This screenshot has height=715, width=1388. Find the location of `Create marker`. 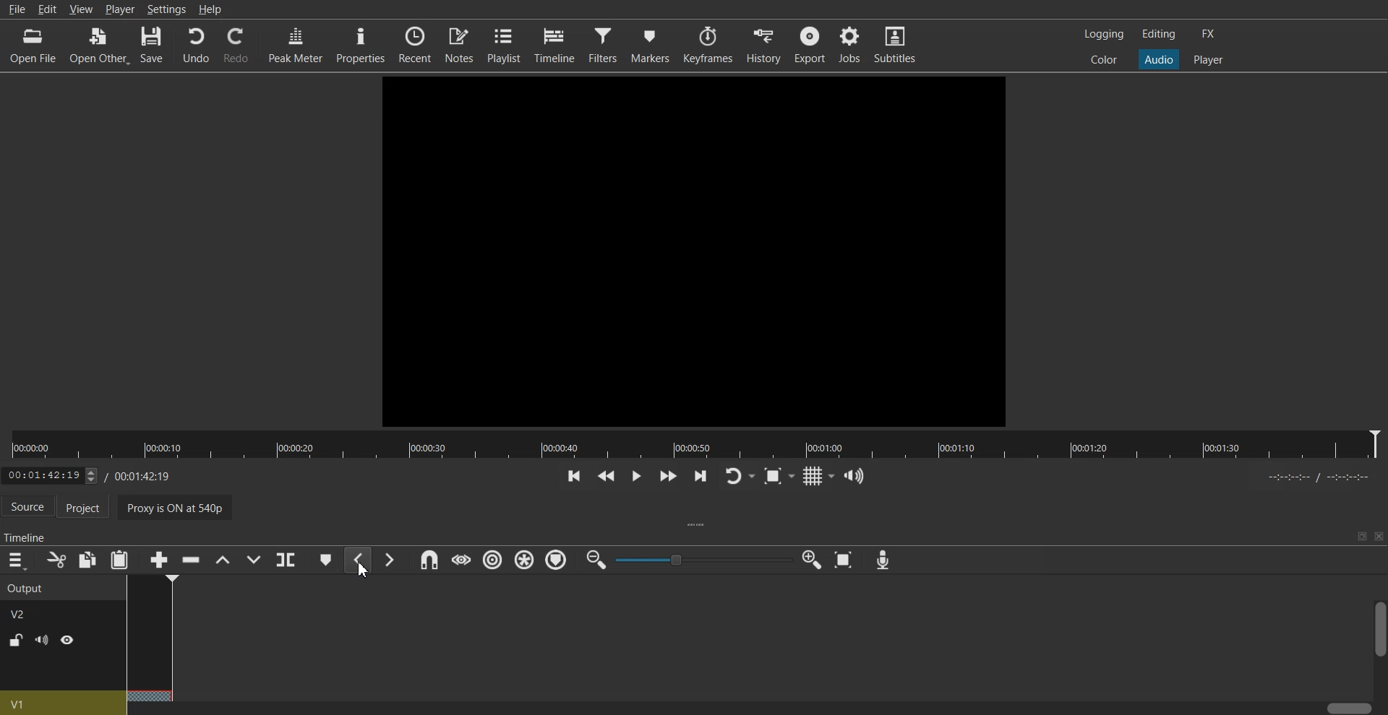

Create marker is located at coordinates (325, 560).